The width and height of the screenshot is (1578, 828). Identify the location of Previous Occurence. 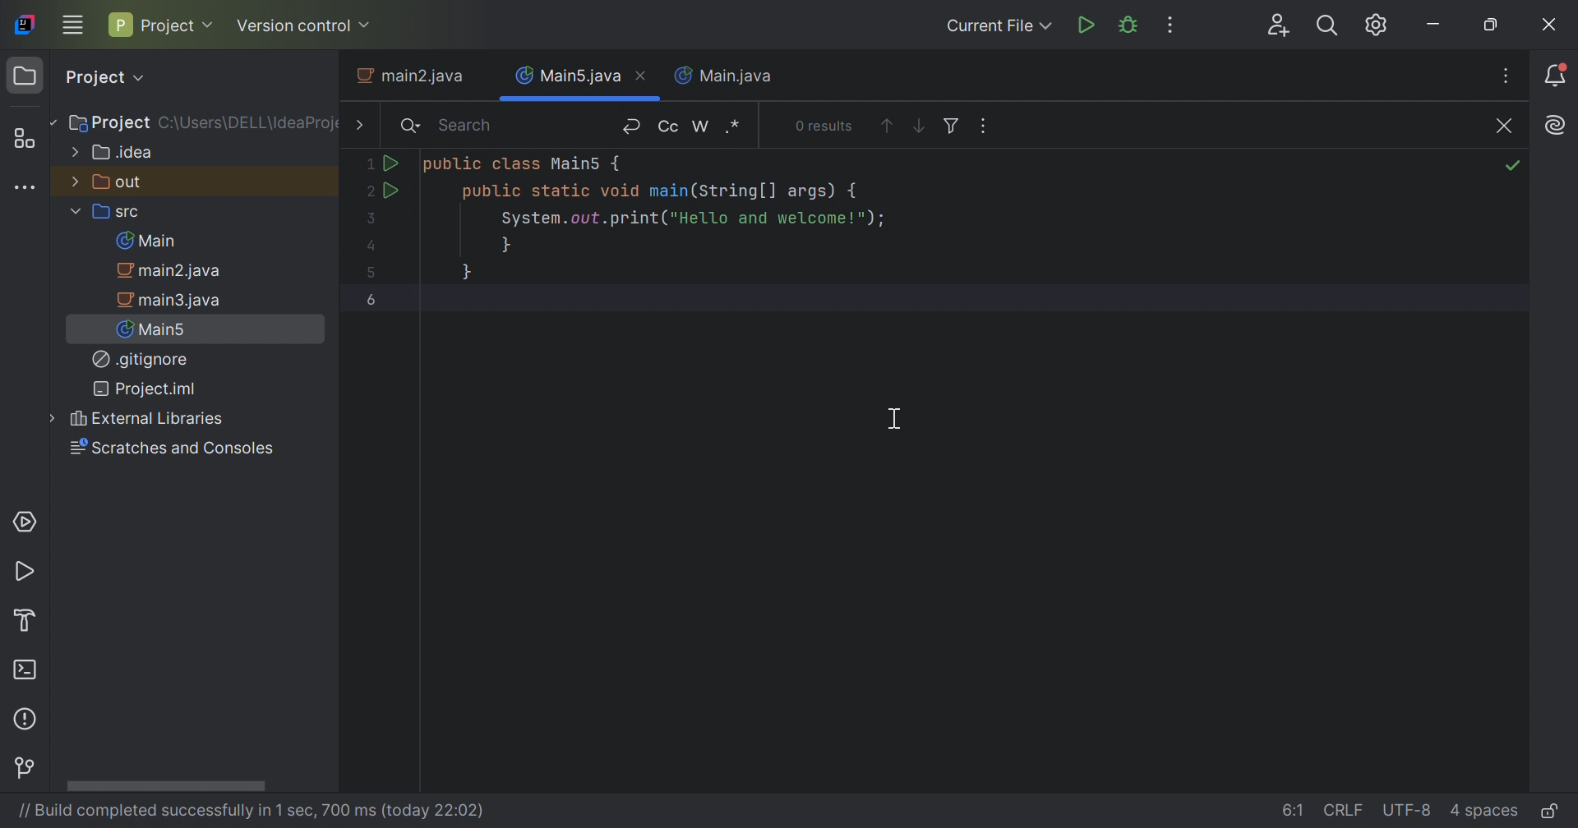
(888, 126).